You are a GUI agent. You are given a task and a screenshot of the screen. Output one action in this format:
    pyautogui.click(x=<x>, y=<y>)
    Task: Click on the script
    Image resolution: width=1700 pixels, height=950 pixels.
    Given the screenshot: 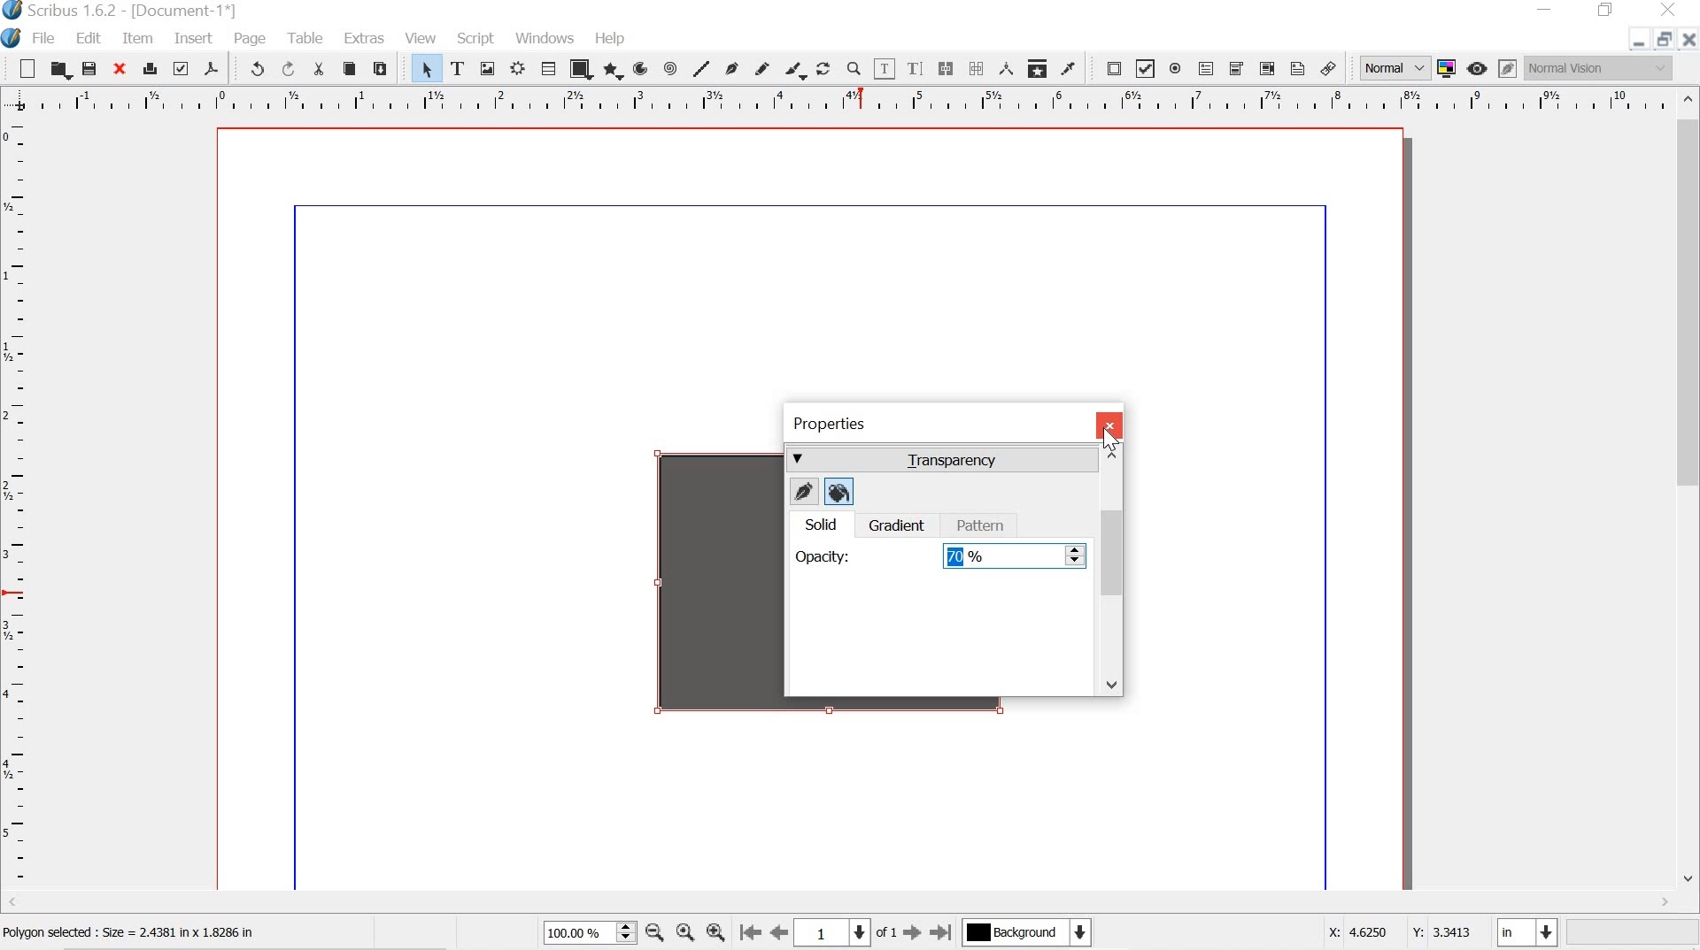 What is the action you would take?
    pyautogui.click(x=477, y=39)
    